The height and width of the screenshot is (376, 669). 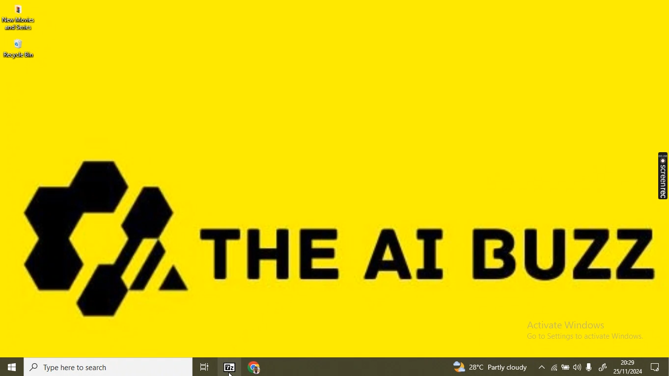 I want to click on screen recorder, so click(x=662, y=175).